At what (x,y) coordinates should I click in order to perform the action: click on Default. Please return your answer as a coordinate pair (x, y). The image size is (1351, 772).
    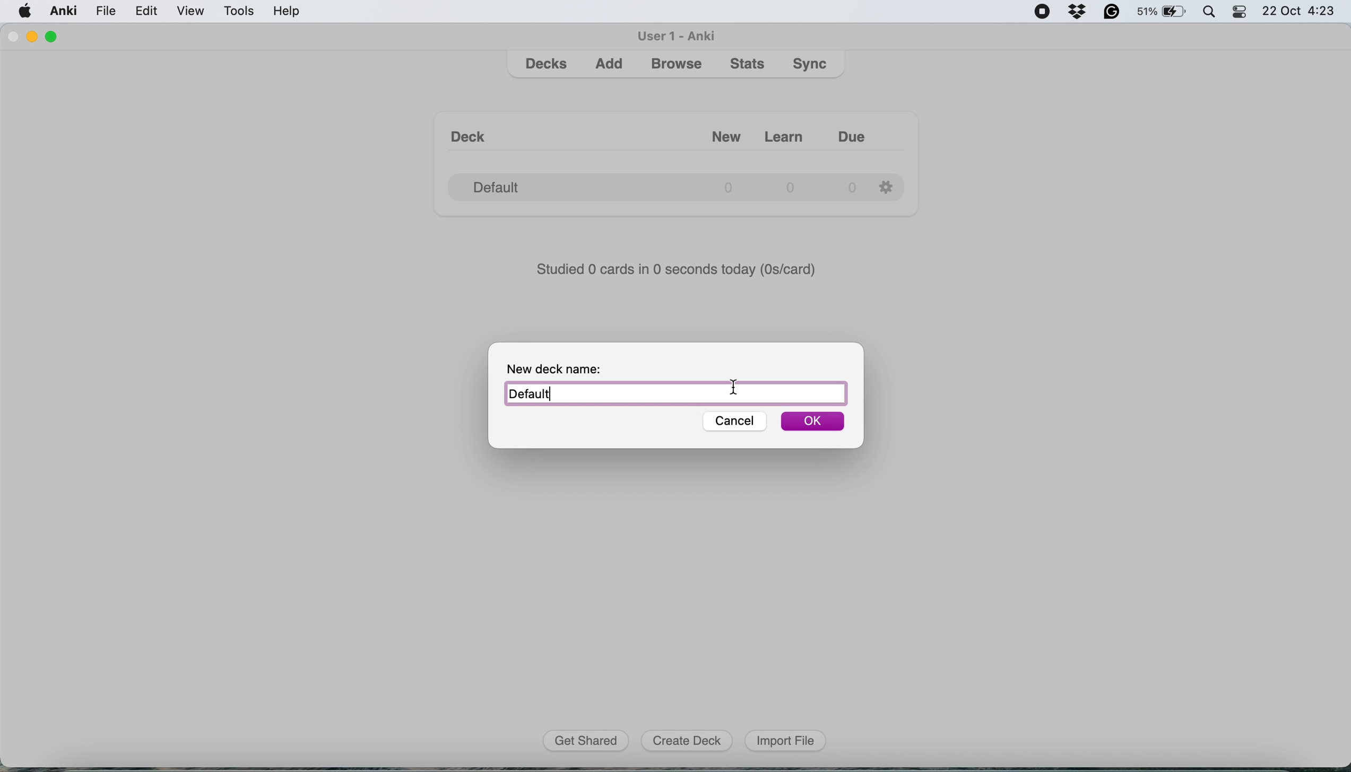
    Looking at the image, I should click on (675, 394).